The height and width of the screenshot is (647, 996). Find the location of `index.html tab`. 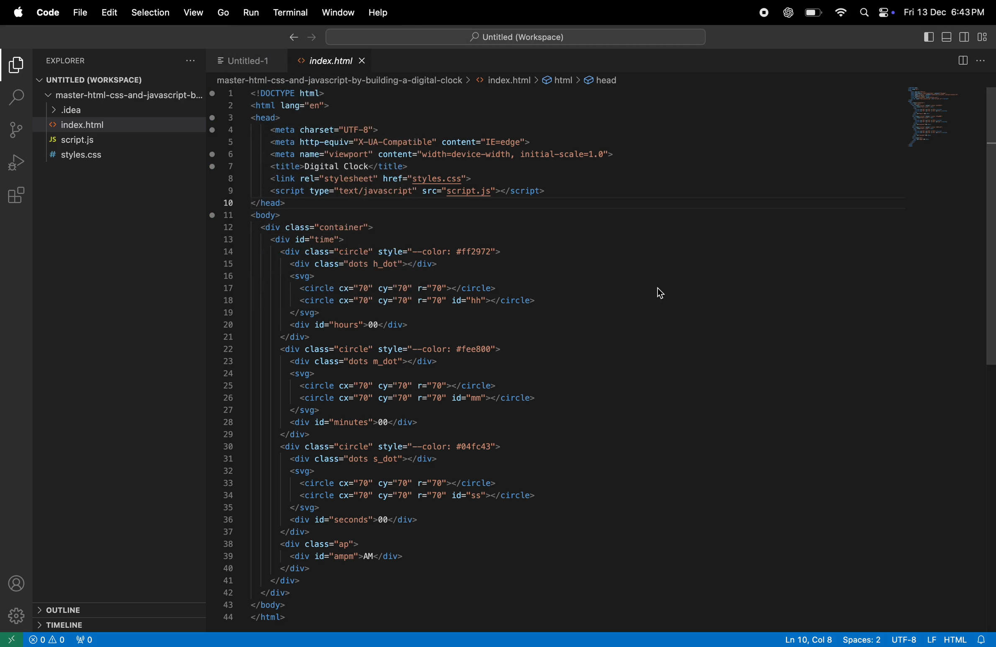

index.html tab is located at coordinates (331, 62).